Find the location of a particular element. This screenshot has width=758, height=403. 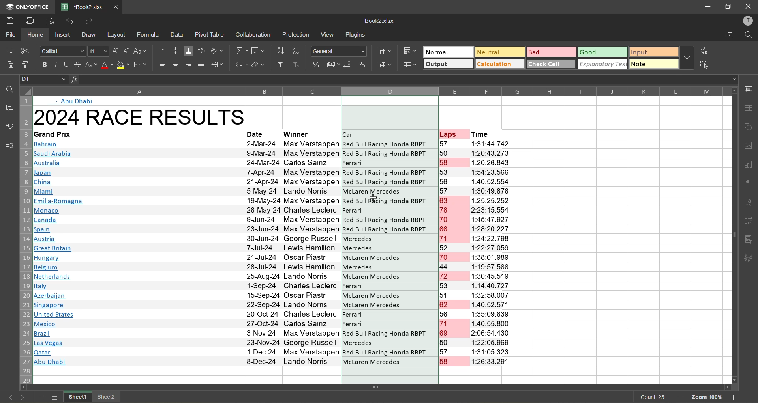

Emilia-Romagna 19-May-24 Max Verstappen Red Bull Racing Honda RBPT 63 1:25:25.252 is located at coordinates (273, 200).